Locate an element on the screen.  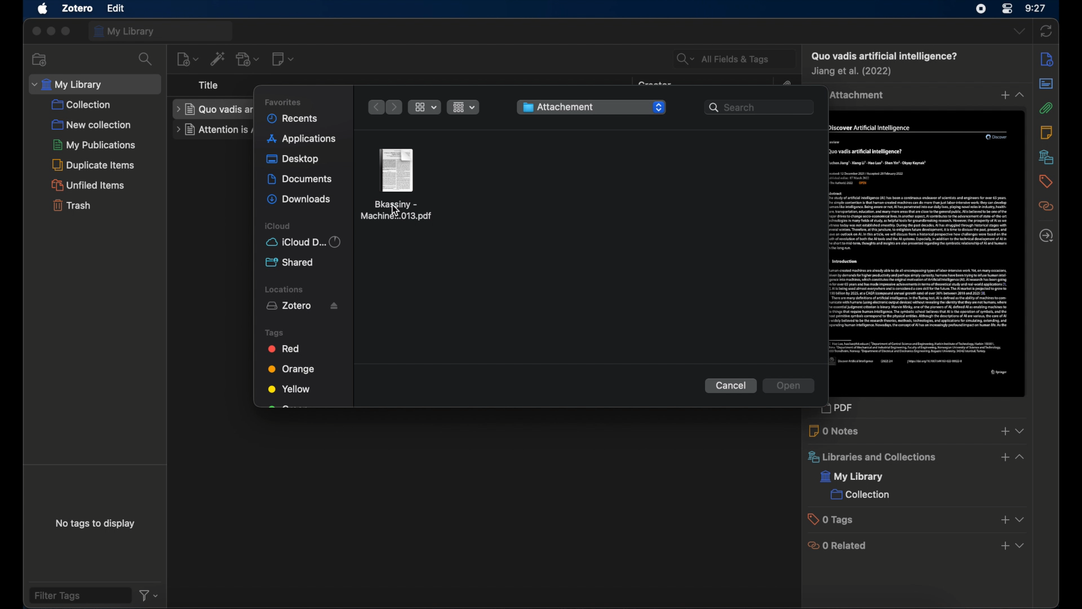
zotero is located at coordinates (304, 306).